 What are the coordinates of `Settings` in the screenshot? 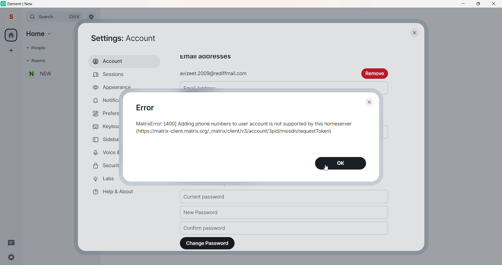 It's located at (127, 38).